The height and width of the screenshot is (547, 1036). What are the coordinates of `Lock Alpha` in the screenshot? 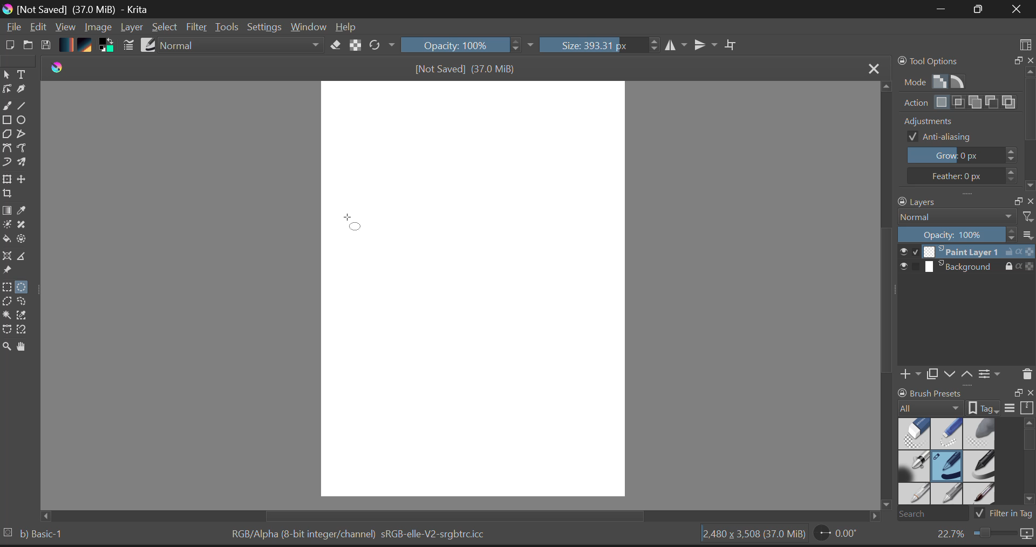 It's located at (353, 46).